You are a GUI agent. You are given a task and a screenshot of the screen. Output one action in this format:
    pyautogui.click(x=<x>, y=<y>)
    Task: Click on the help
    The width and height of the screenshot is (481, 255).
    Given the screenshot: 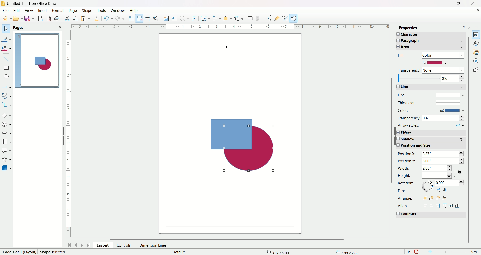 What is the action you would take?
    pyautogui.click(x=134, y=10)
    